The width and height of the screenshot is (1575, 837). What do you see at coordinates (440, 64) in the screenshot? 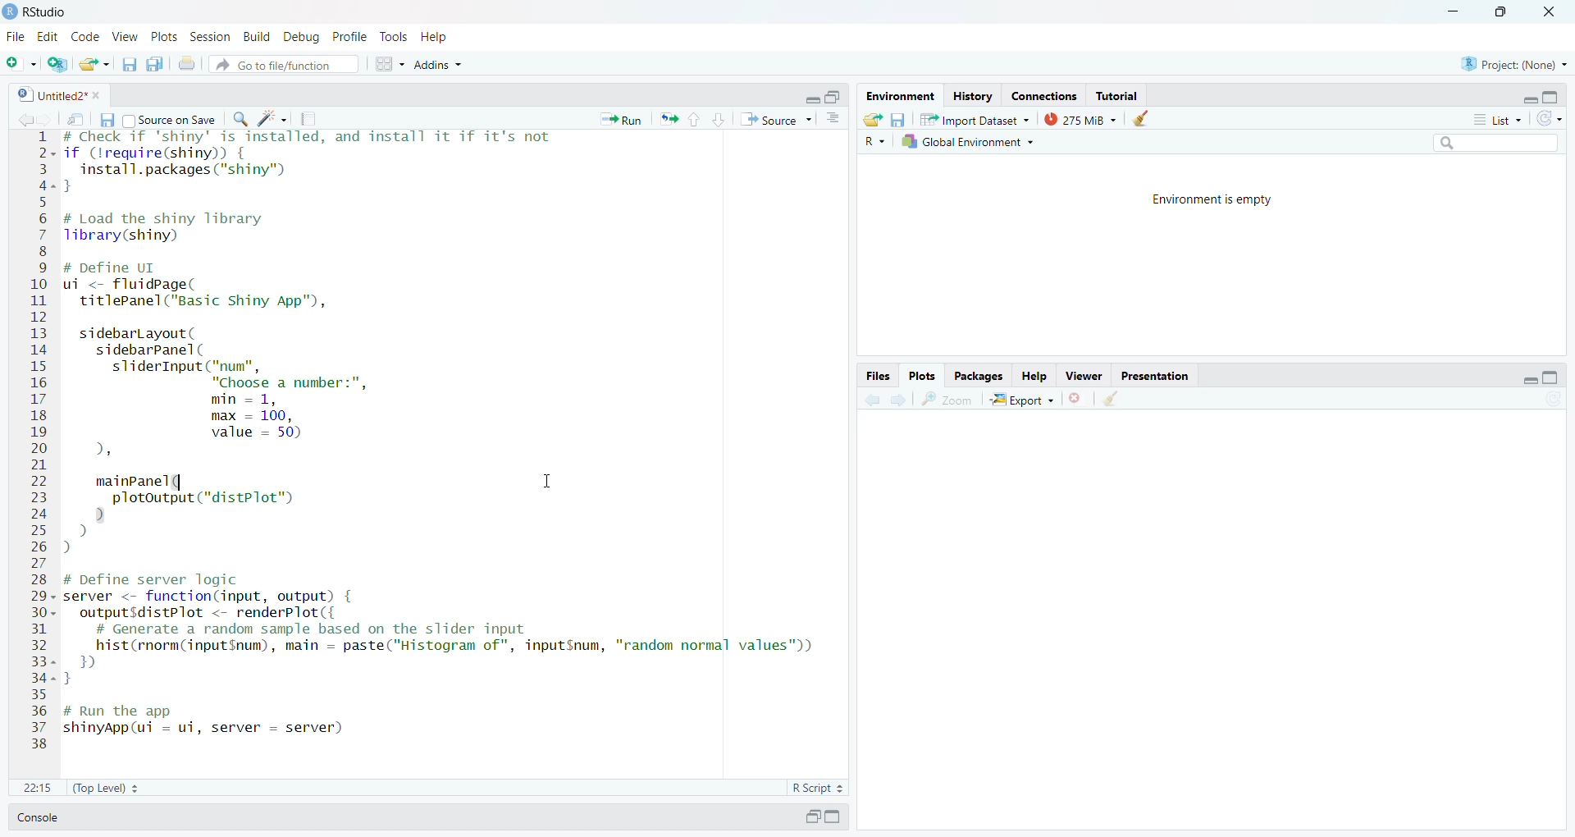
I see `Addins` at bounding box center [440, 64].